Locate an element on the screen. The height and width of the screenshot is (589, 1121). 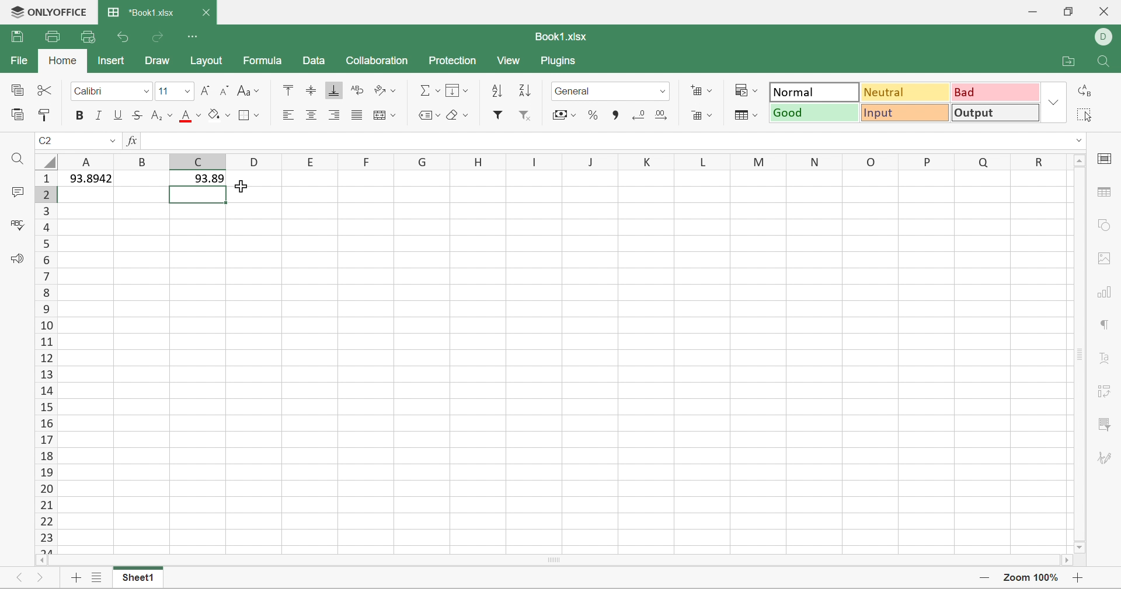
Justified is located at coordinates (356, 116).